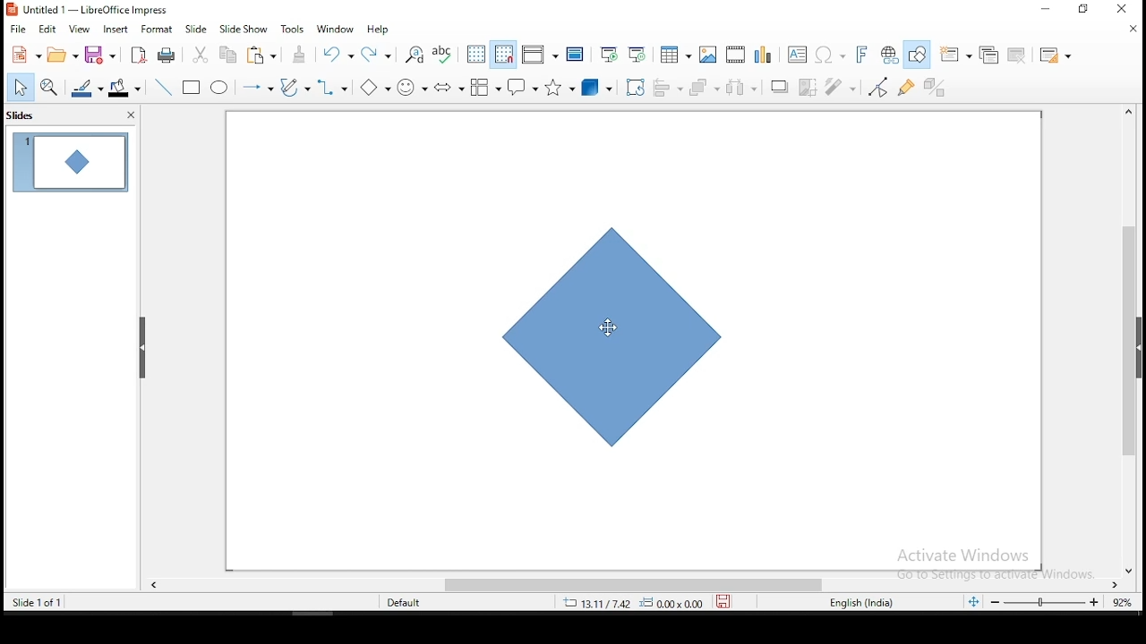 The image size is (1146, 644). Describe the element at coordinates (334, 89) in the screenshot. I see `connectors` at that location.